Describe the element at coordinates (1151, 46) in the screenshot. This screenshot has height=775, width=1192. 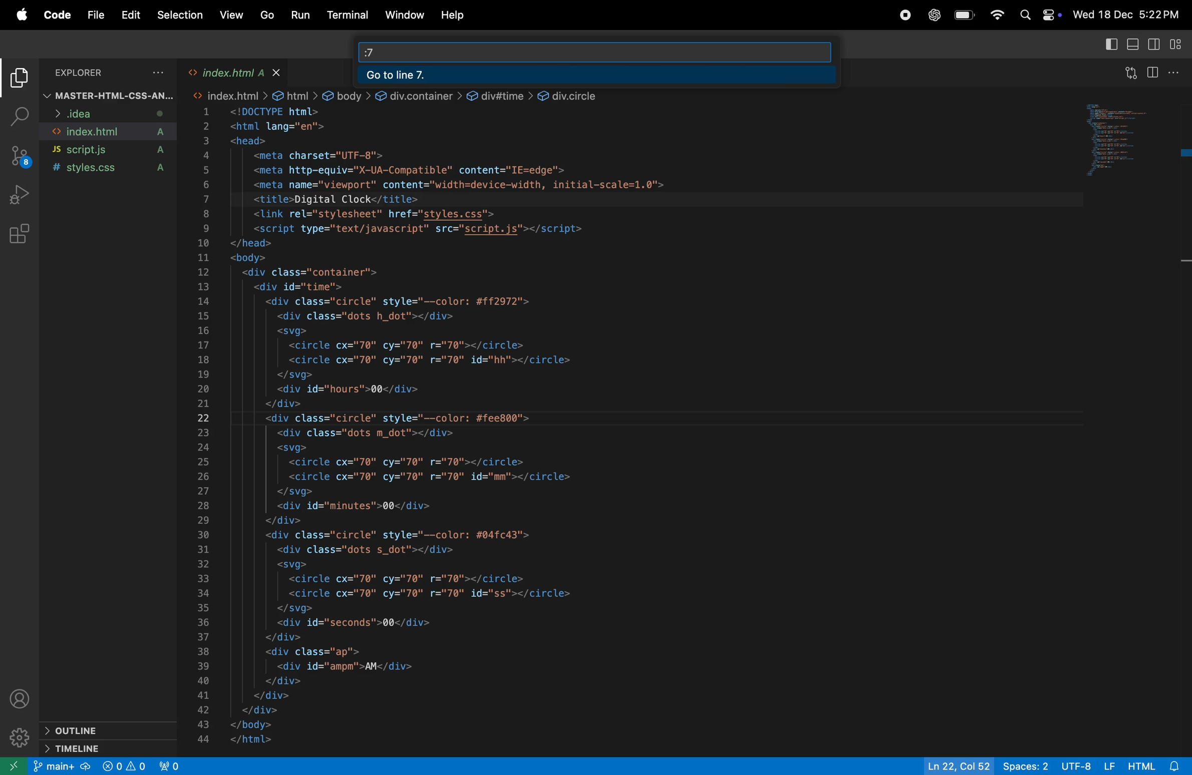
I see `toggle editor` at that location.